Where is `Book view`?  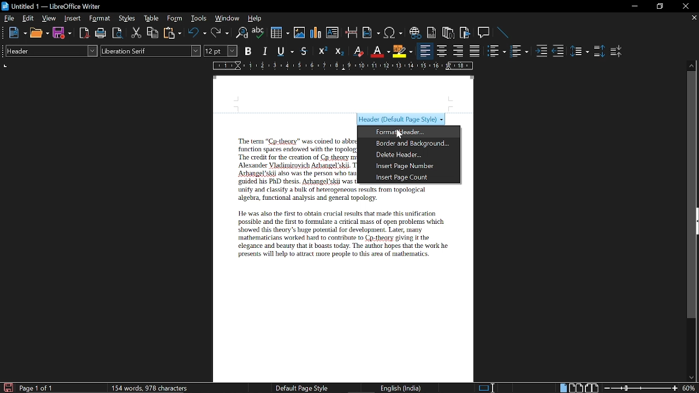 Book view is located at coordinates (593, 388).